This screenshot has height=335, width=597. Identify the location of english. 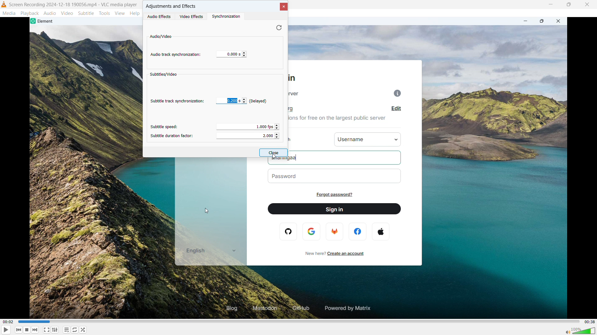
(206, 252).